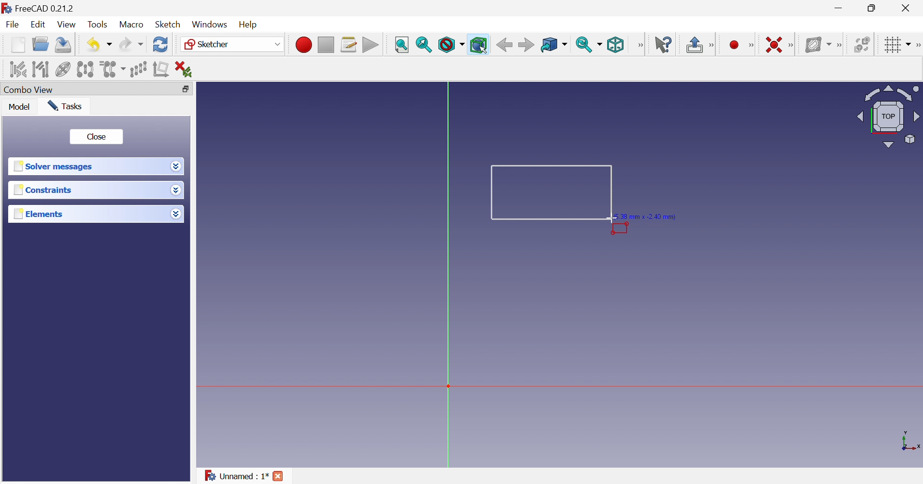  I want to click on Viewing angle, so click(888, 117).